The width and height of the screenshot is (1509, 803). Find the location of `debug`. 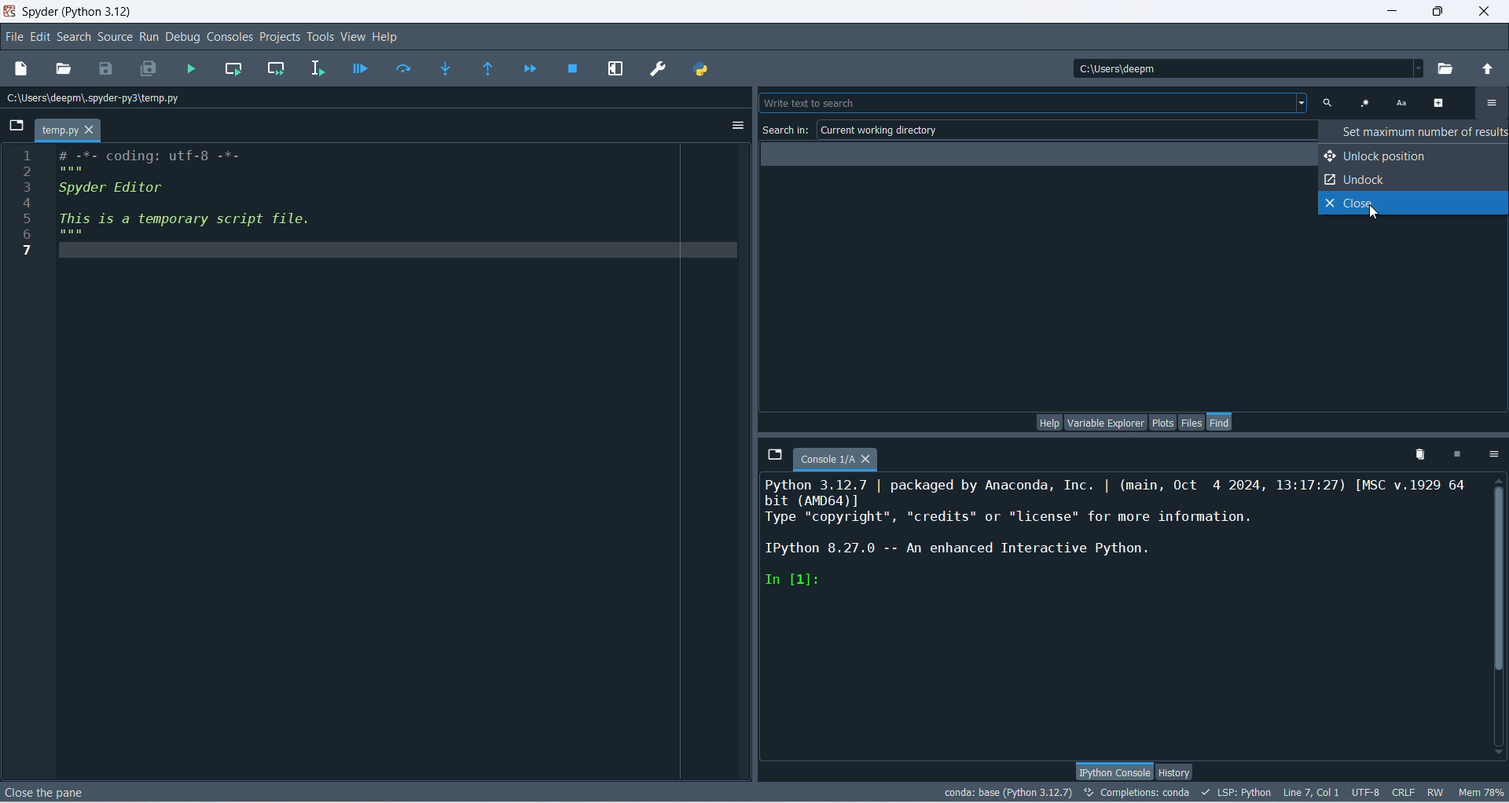

debug is located at coordinates (185, 38).